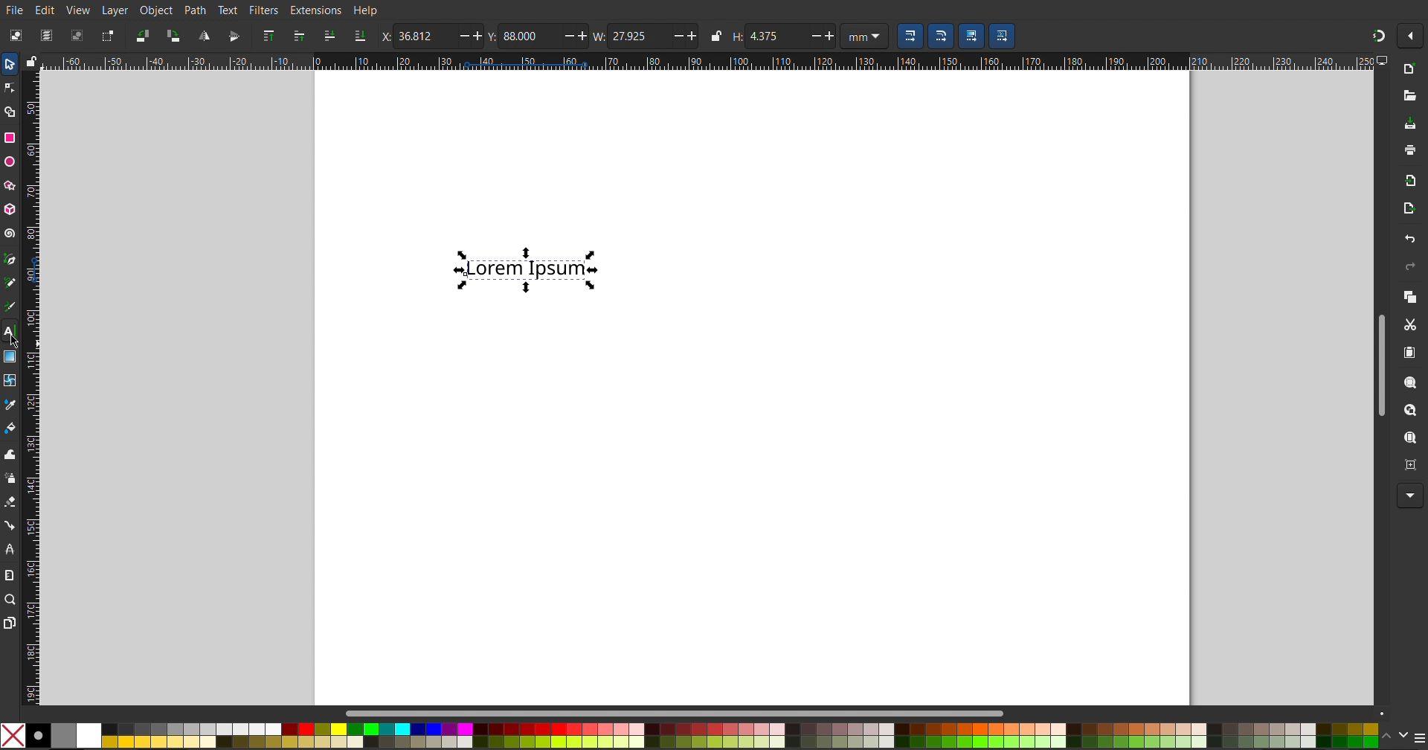  Describe the element at coordinates (10, 66) in the screenshot. I see `Select` at that location.